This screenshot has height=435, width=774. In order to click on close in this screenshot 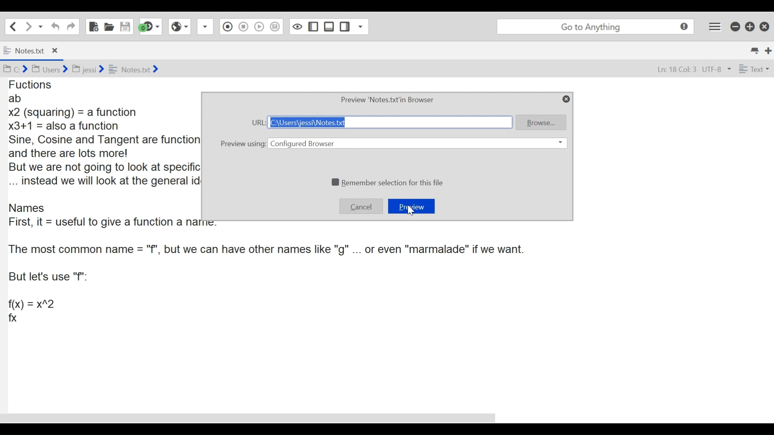, I will do `click(57, 50)`.